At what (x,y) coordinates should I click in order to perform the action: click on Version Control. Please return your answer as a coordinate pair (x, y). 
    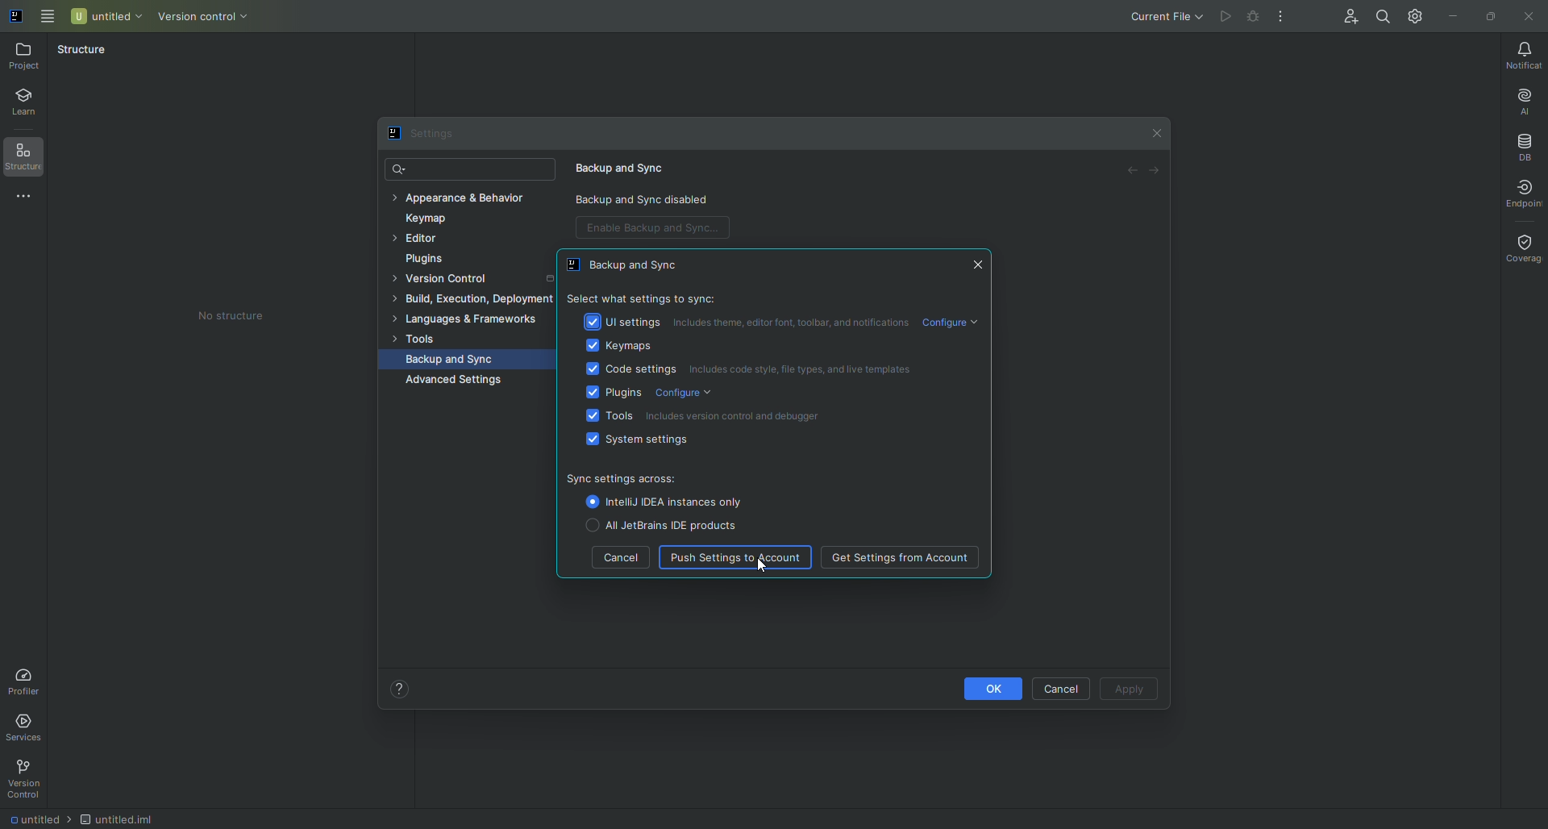
    Looking at the image, I should click on (29, 779).